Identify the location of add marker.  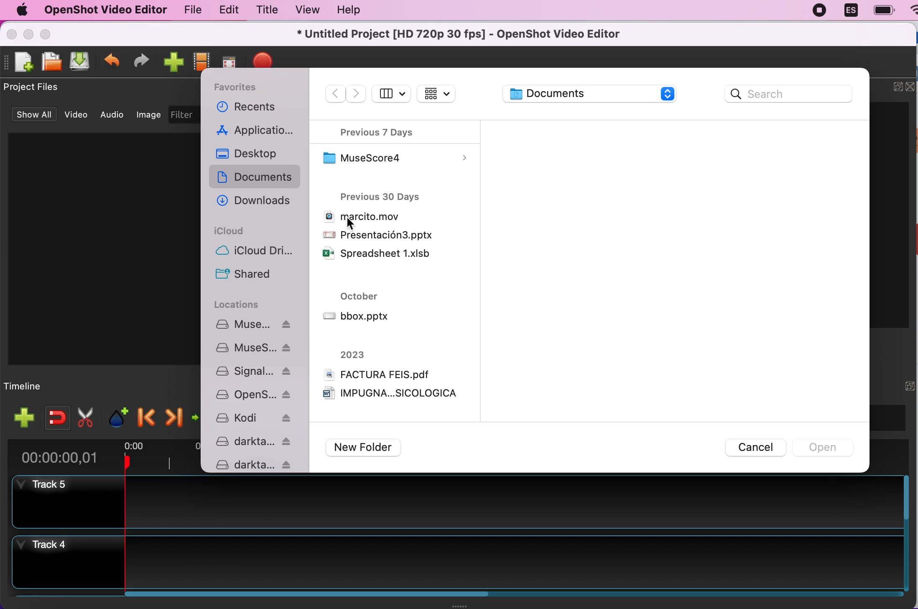
(119, 416).